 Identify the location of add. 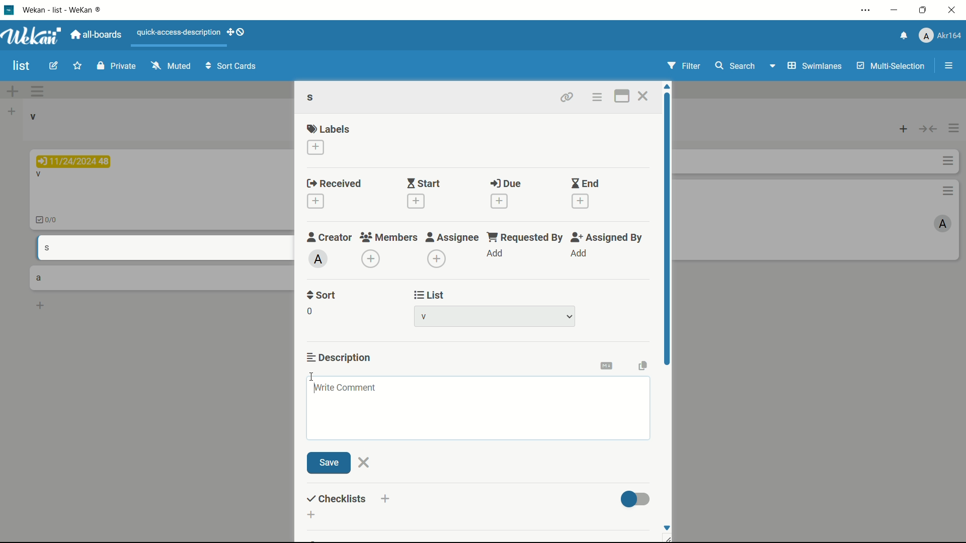
(580, 254).